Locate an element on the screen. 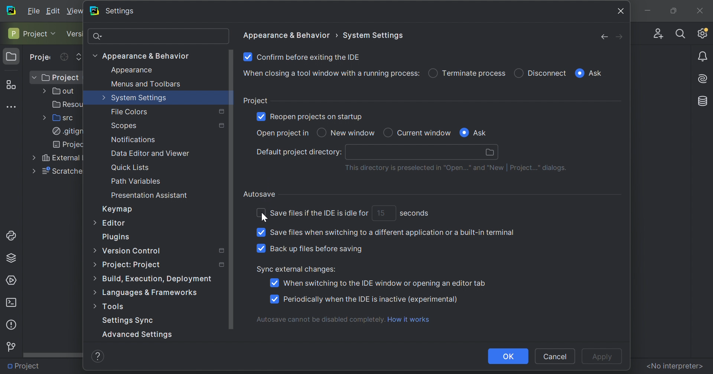  Project is located at coordinates (255, 100).